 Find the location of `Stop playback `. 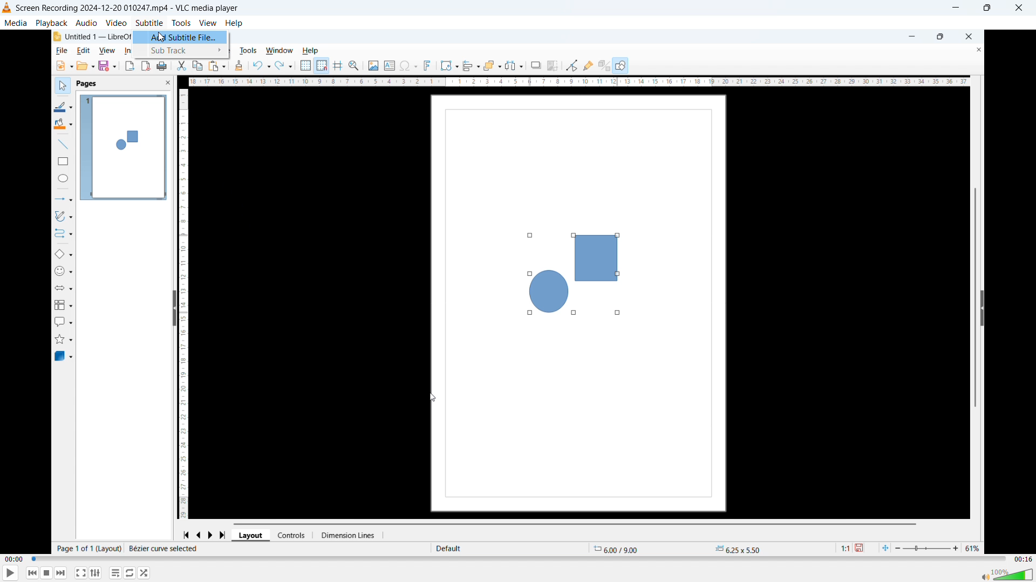

Stop playback  is located at coordinates (47, 573).